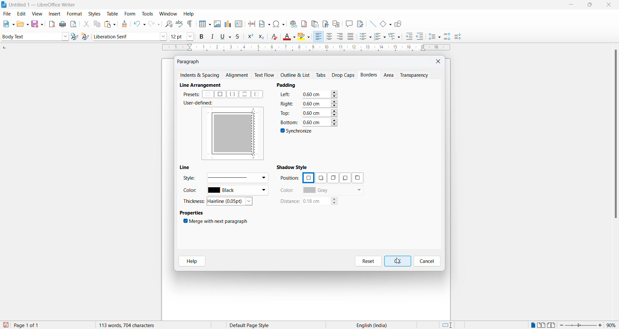  I want to click on help, so click(189, 14).